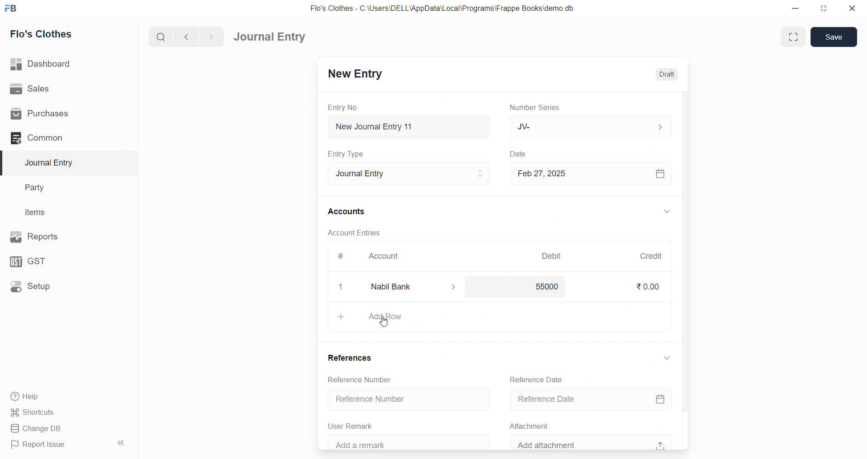 The image size is (867, 459). I want to click on Accounts, so click(347, 212).